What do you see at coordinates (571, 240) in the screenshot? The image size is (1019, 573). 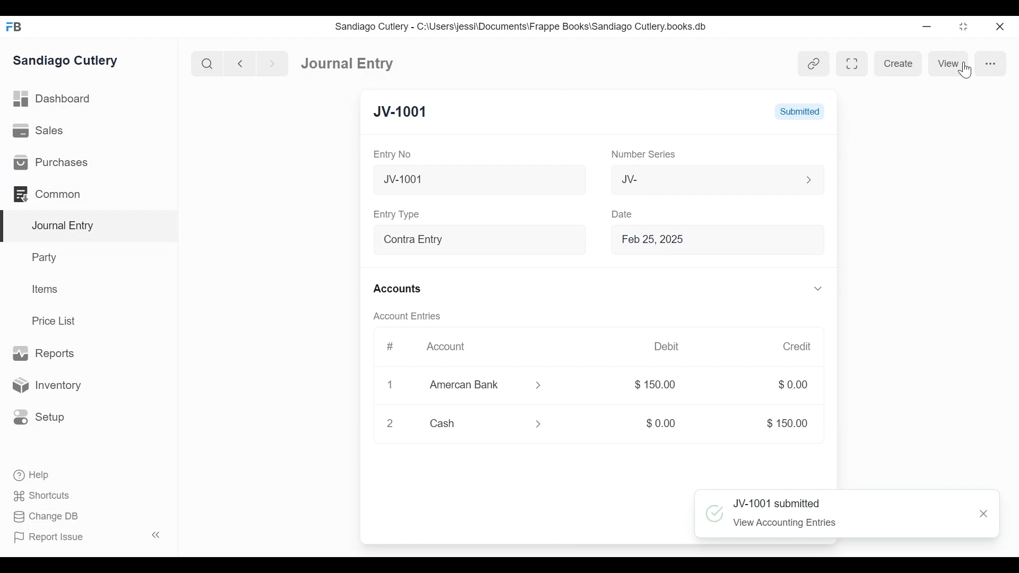 I see `Expand` at bounding box center [571, 240].